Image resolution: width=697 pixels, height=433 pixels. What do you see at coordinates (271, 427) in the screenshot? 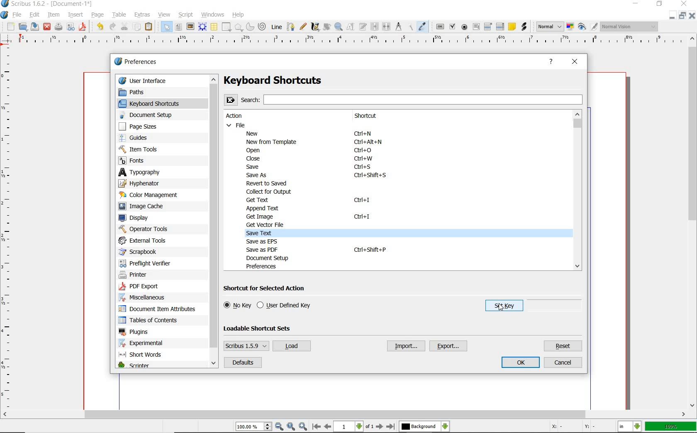
I see `zoom in/zoom to/zoom out` at bounding box center [271, 427].